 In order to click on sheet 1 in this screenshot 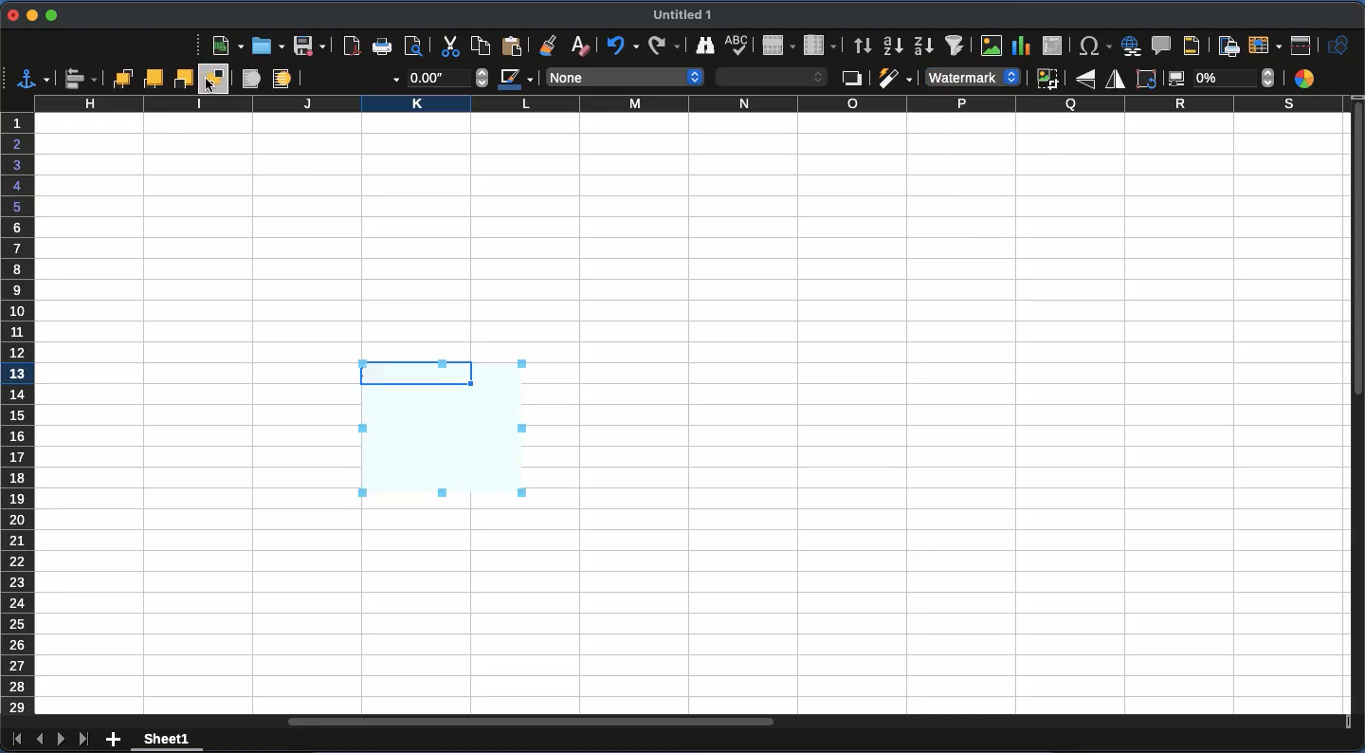, I will do `click(167, 742)`.